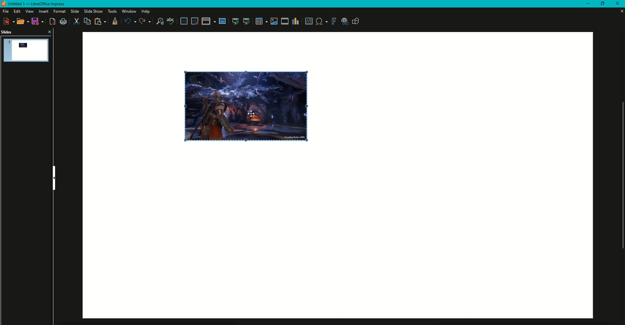 This screenshot has height=325, width=625. What do you see at coordinates (9, 21) in the screenshot?
I see `New` at bounding box center [9, 21].